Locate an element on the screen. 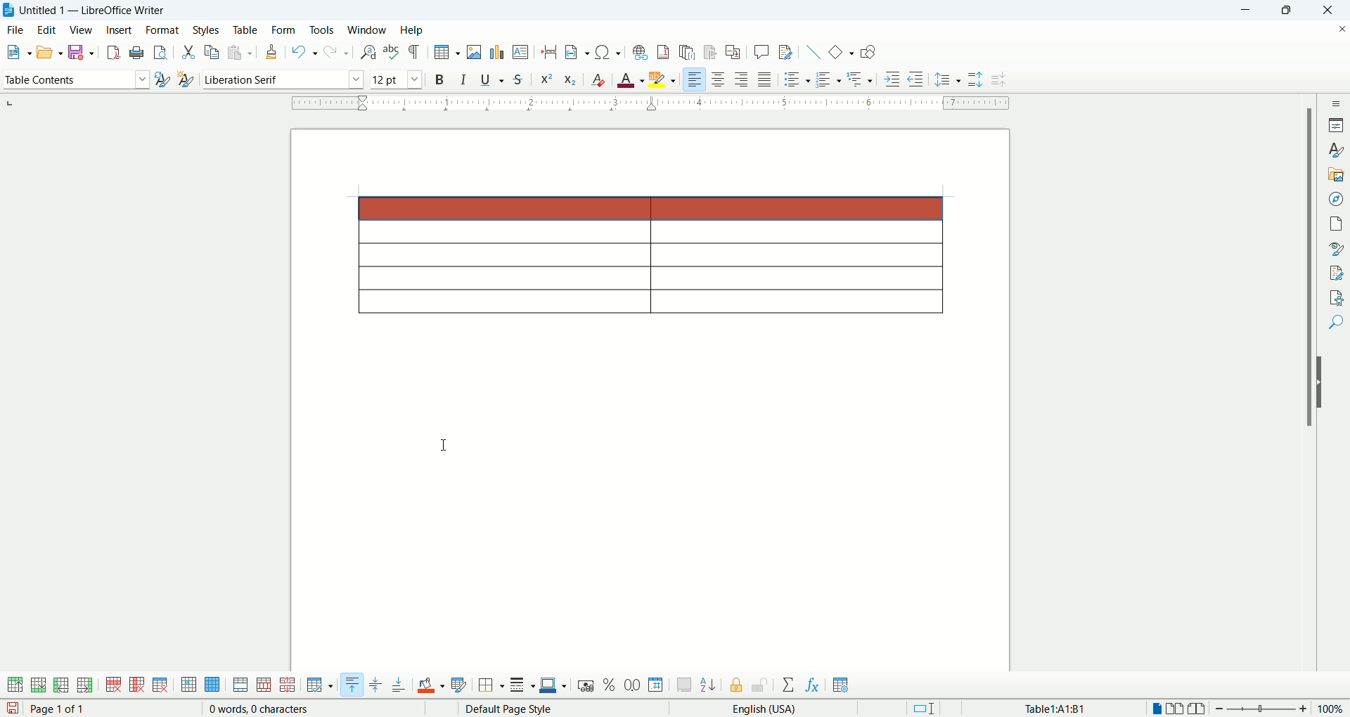 The height and width of the screenshot is (717, 1350). border style is located at coordinates (522, 686).